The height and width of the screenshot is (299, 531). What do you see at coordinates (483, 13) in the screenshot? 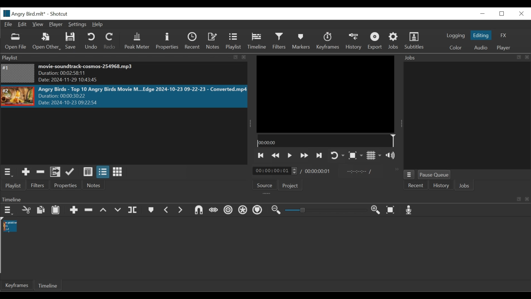
I see `minimize` at bounding box center [483, 13].